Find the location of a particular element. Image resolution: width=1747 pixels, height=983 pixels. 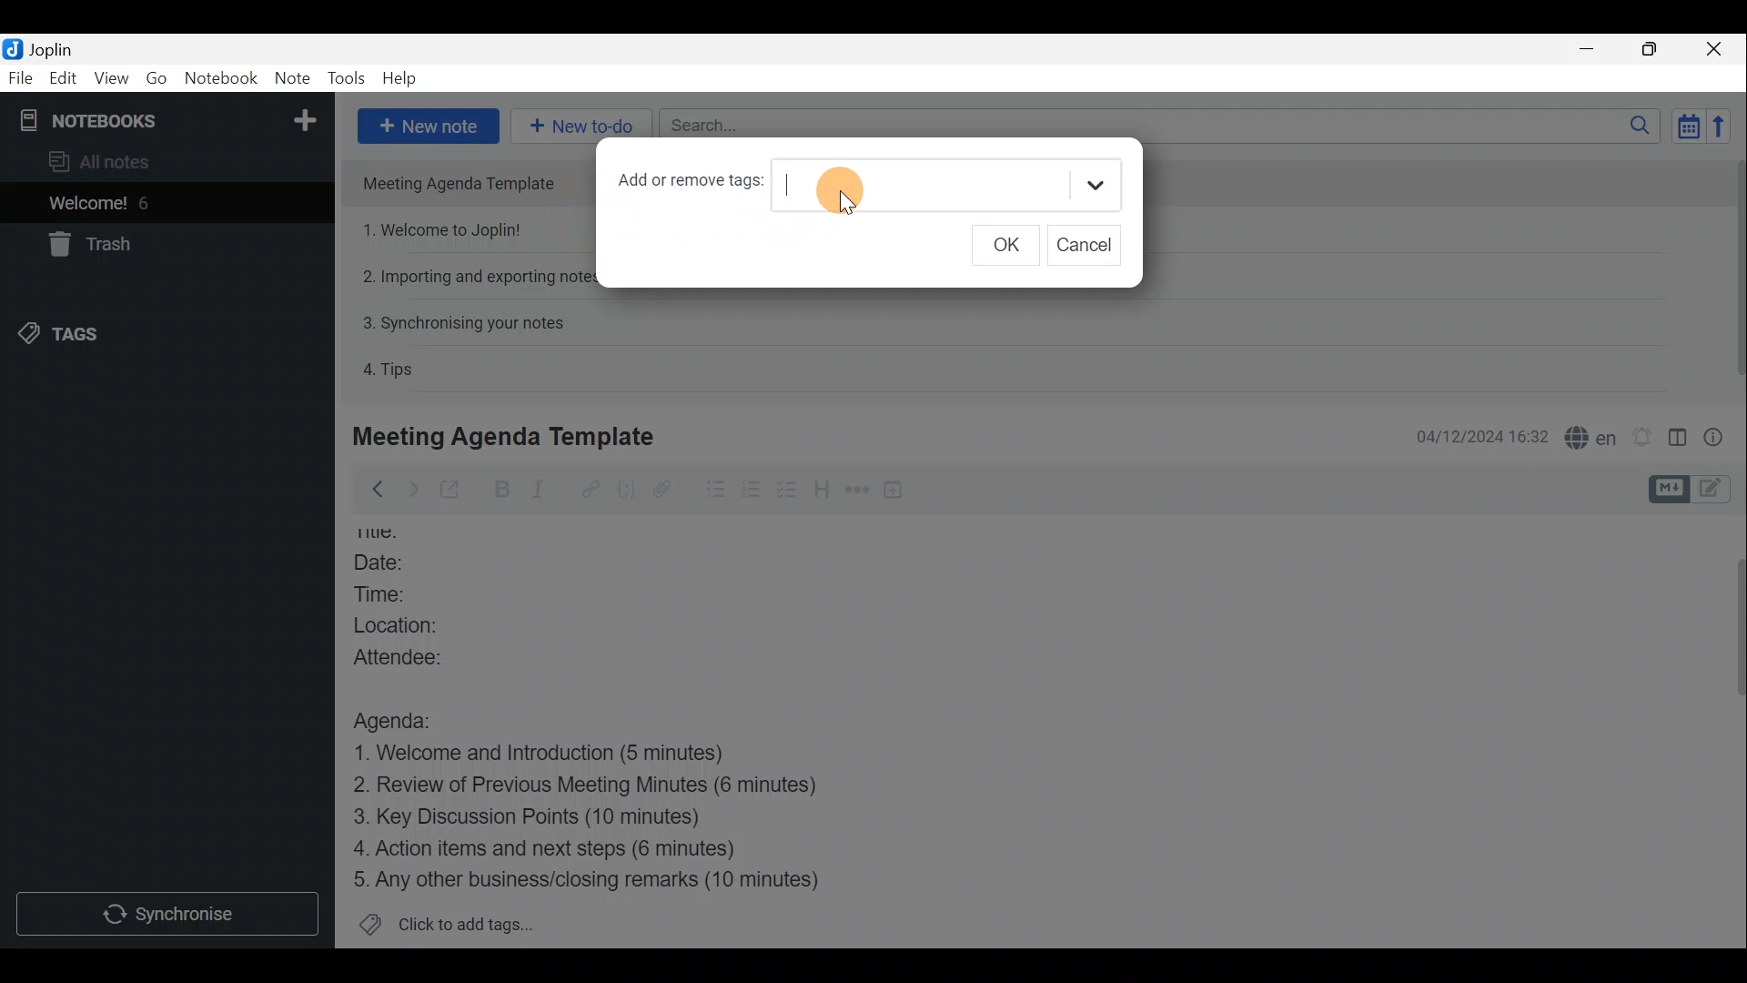

Notebook is located at coordinates (223, 77).